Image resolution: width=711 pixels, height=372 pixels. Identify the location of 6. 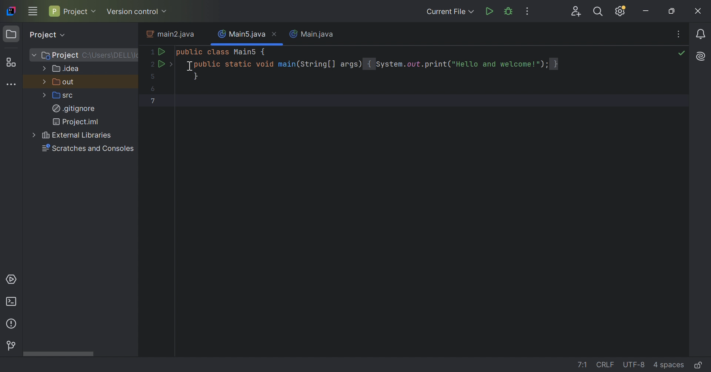
(153, 113).